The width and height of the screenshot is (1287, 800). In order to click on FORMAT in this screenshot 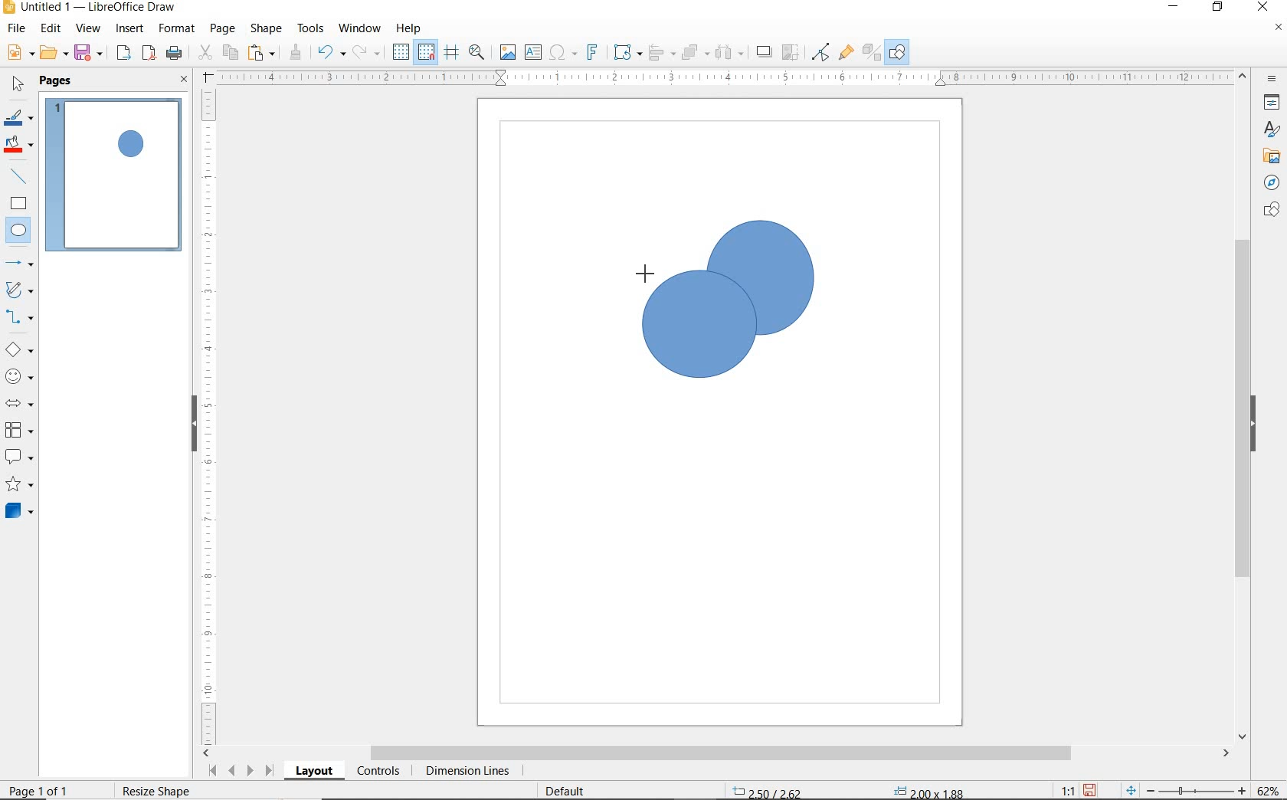, I will do `click(178, 28)`.